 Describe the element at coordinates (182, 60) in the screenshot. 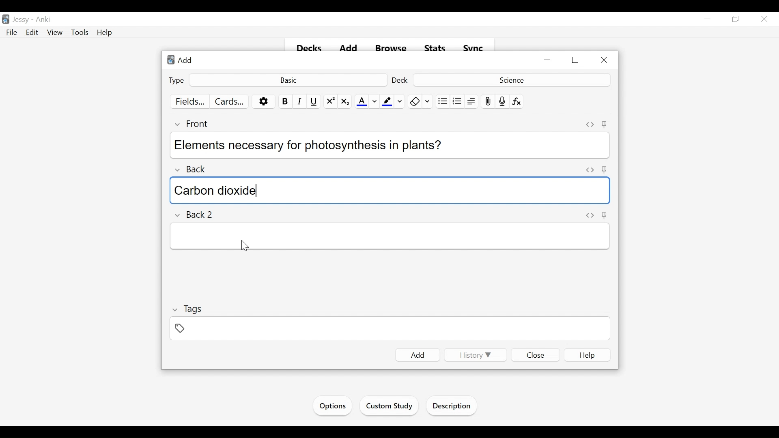

I see `Add` at that location.